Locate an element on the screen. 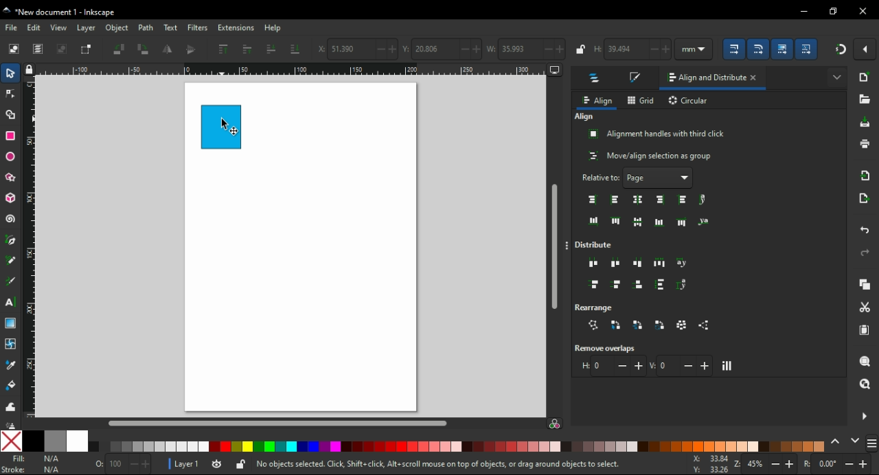 The width and height of the screenshot is (879, 475). fill color is located at coordinates (34, 459).